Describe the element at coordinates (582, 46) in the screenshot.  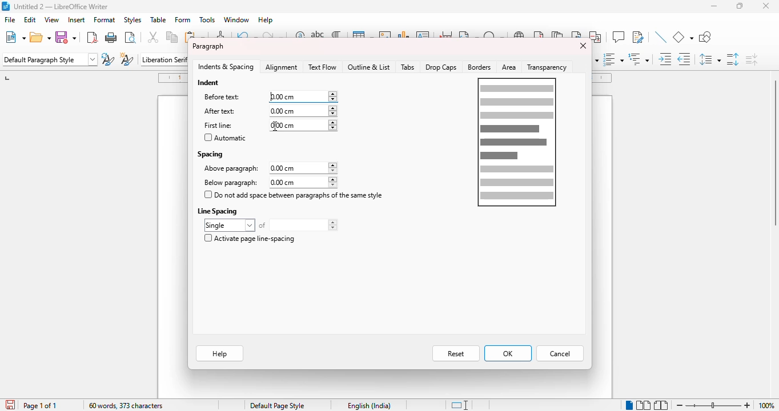
I see `close` at that location.